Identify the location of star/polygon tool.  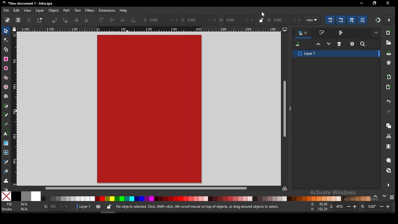
(6, 78).